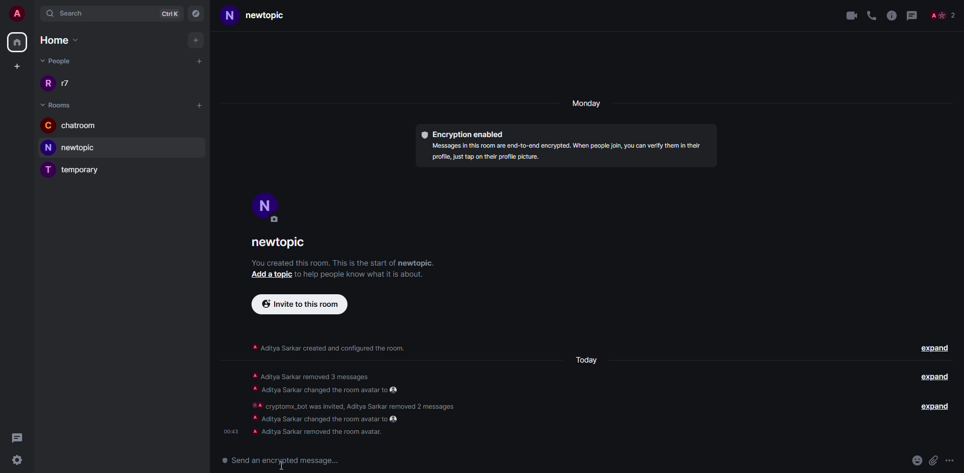 The image size is (964, 473). What do you see at coordinates (949, 461) in the screenshot?
I see `more` at bounding box center [949, 461].